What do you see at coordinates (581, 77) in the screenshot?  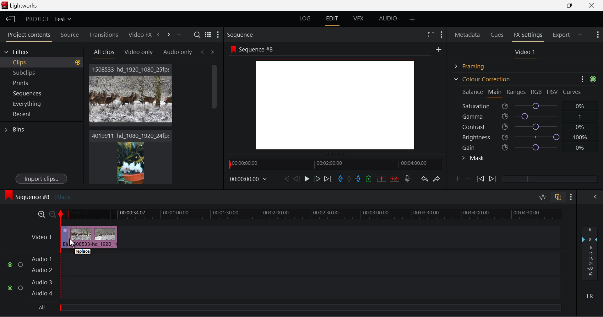 I see `Options` at bounding box center [581, 77].